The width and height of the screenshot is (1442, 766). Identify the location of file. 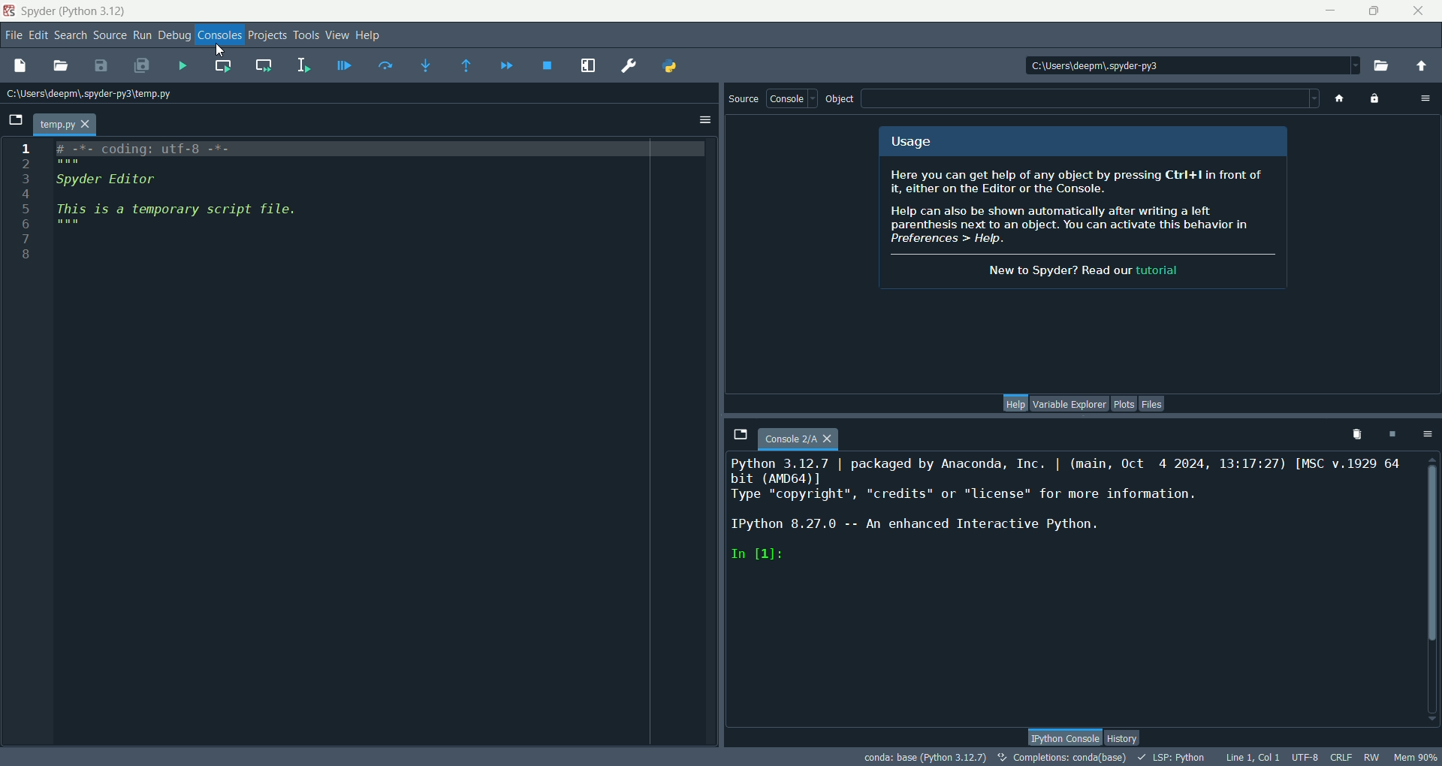
(13, 35).